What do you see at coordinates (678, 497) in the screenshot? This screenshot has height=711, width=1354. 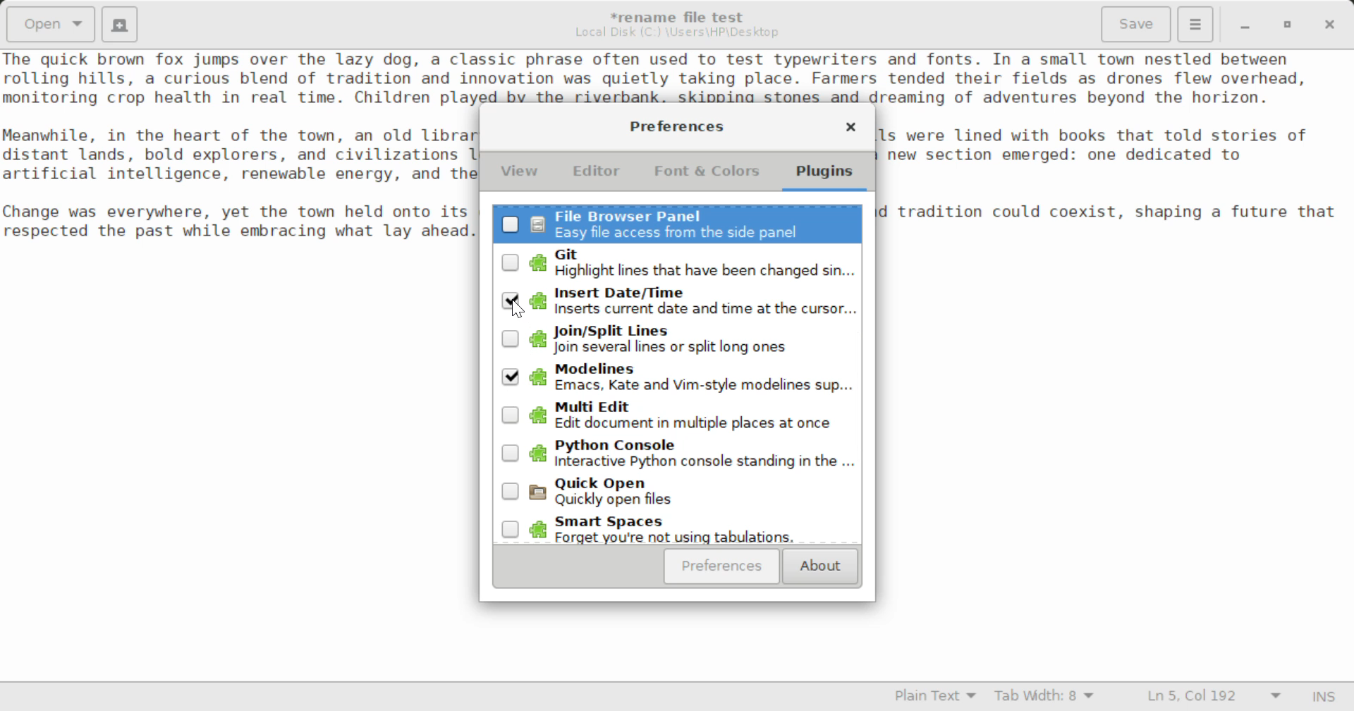 I see `Unselected Quickly Open Plugin` at bounding box center [678, 497].